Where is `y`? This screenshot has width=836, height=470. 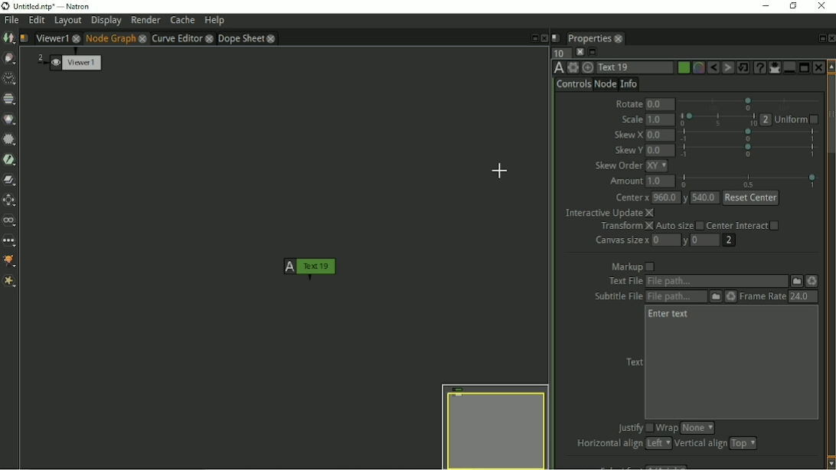
y is located at coordinates (684, 241).